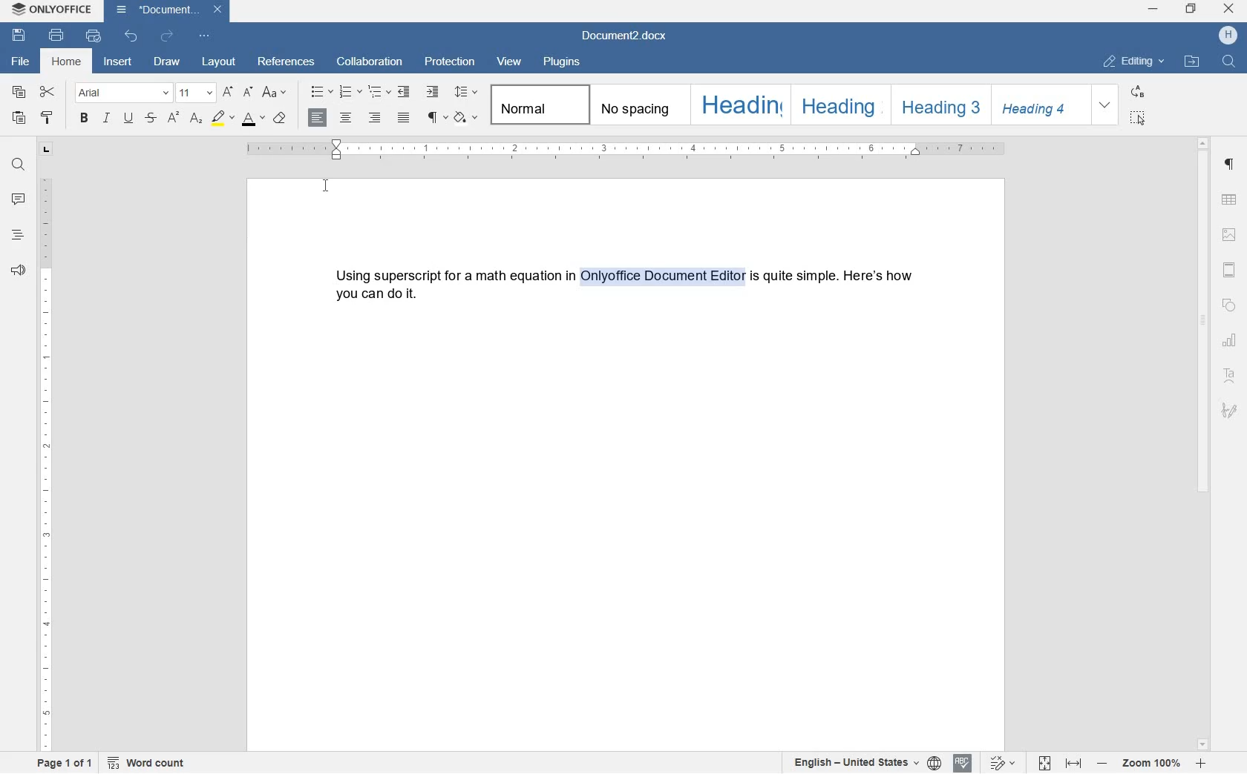 The image size is (1247, 774). Describe the element at coordinates (1228, 9) in the screenshot. I see `close` at that location.